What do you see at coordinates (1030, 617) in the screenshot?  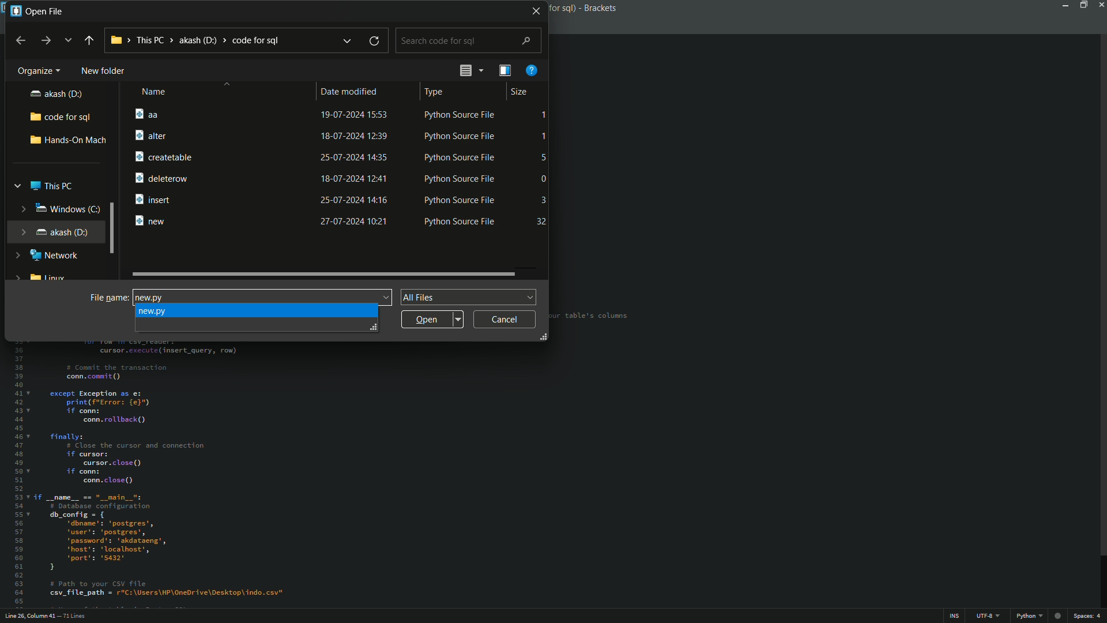 I see `file format` at bounding box center [1030, 617].